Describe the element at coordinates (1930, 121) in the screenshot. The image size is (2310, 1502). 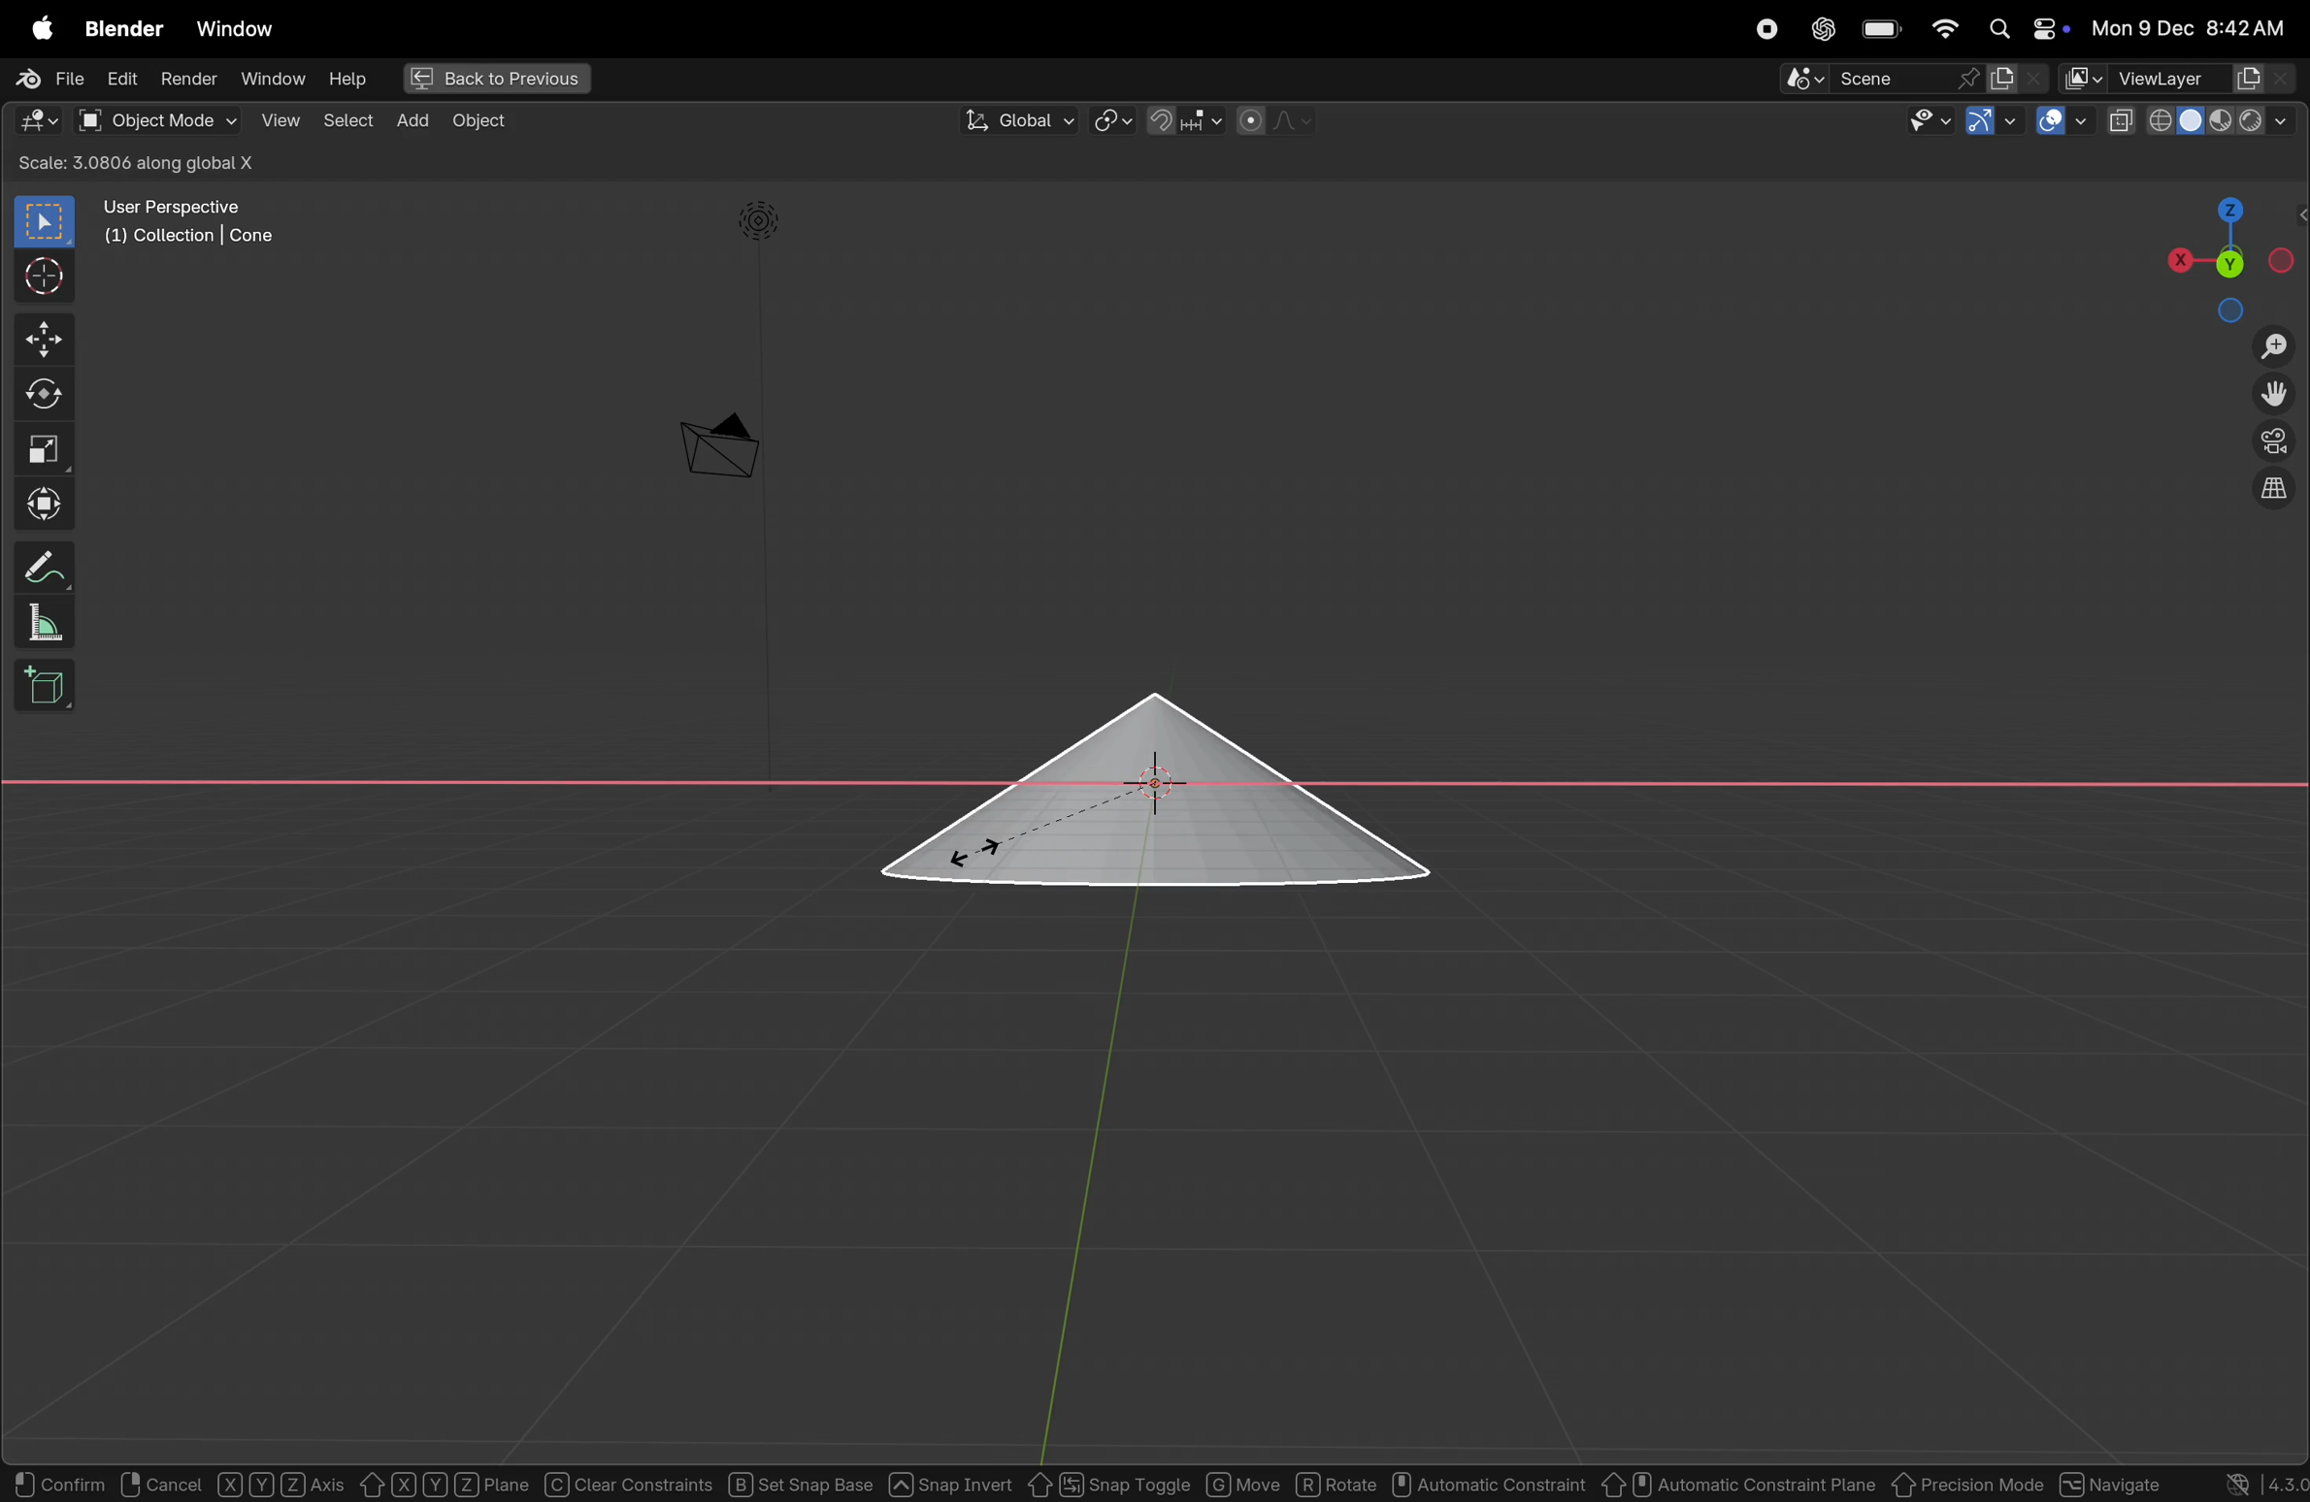
I see `show visinlilty` at that location.